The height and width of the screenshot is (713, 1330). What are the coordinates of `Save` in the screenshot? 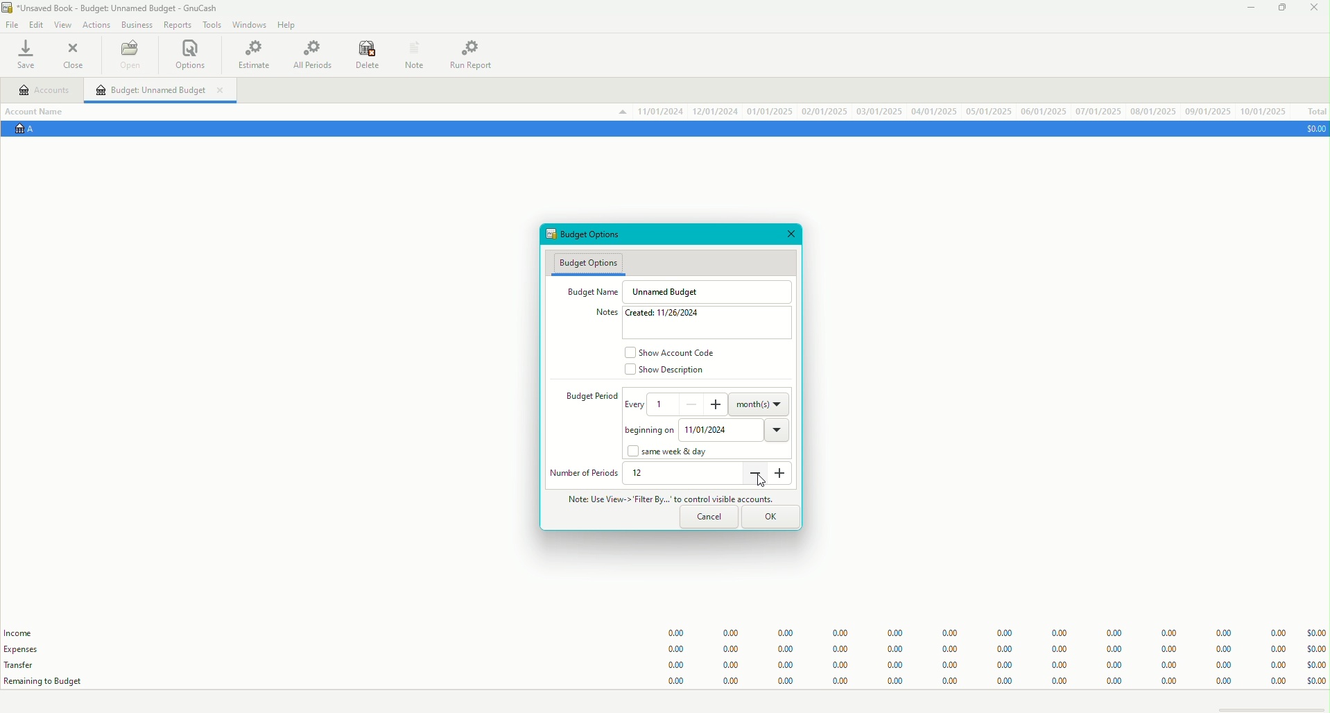 It's located at (30, 56).